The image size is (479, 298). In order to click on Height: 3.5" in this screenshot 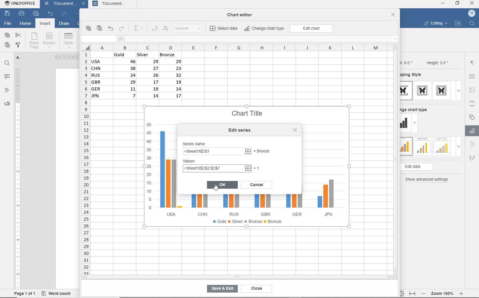, I will do `click(437, 63)`.